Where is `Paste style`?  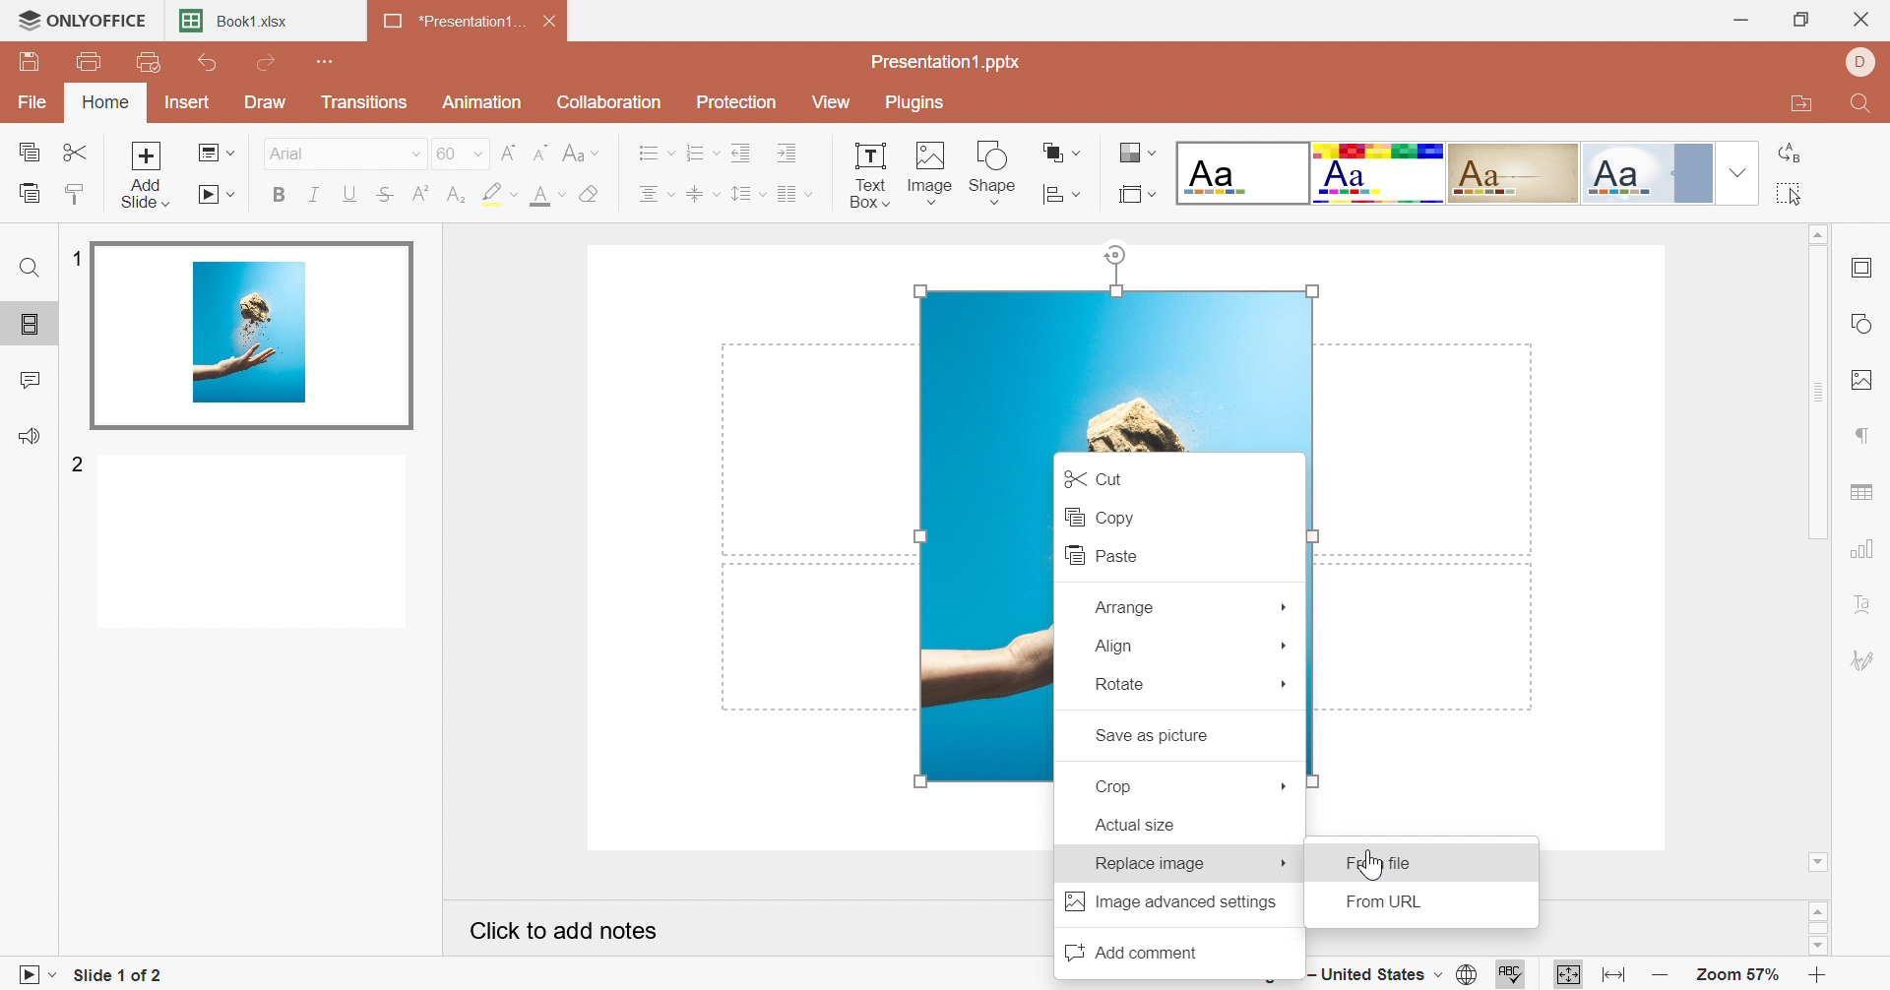
Paste style is located at coordinates (80, 192).